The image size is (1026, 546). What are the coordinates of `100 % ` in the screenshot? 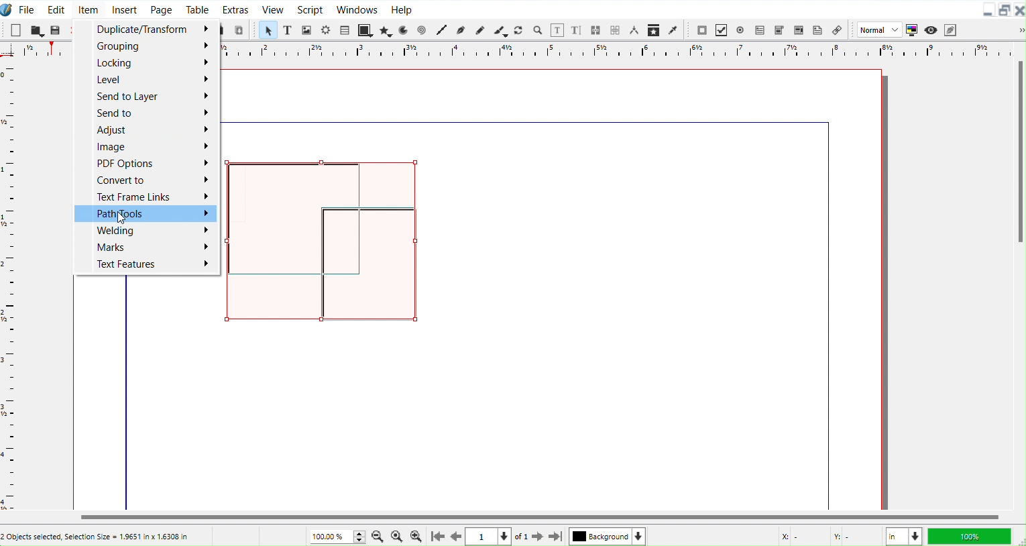 It's located at (972, 536).